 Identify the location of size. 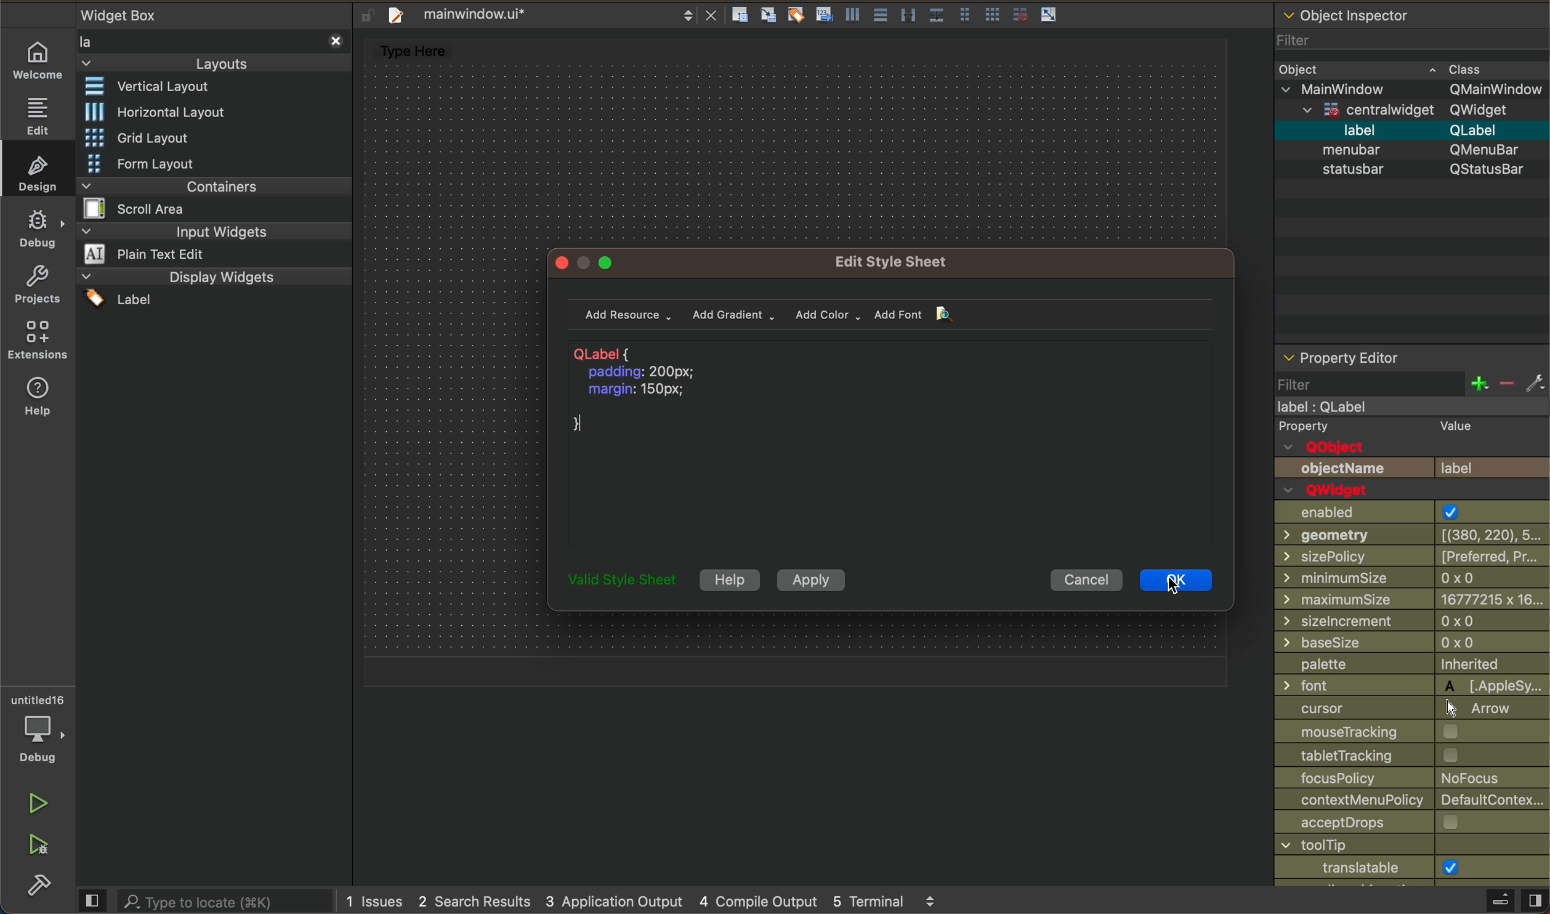
(1400, 580).